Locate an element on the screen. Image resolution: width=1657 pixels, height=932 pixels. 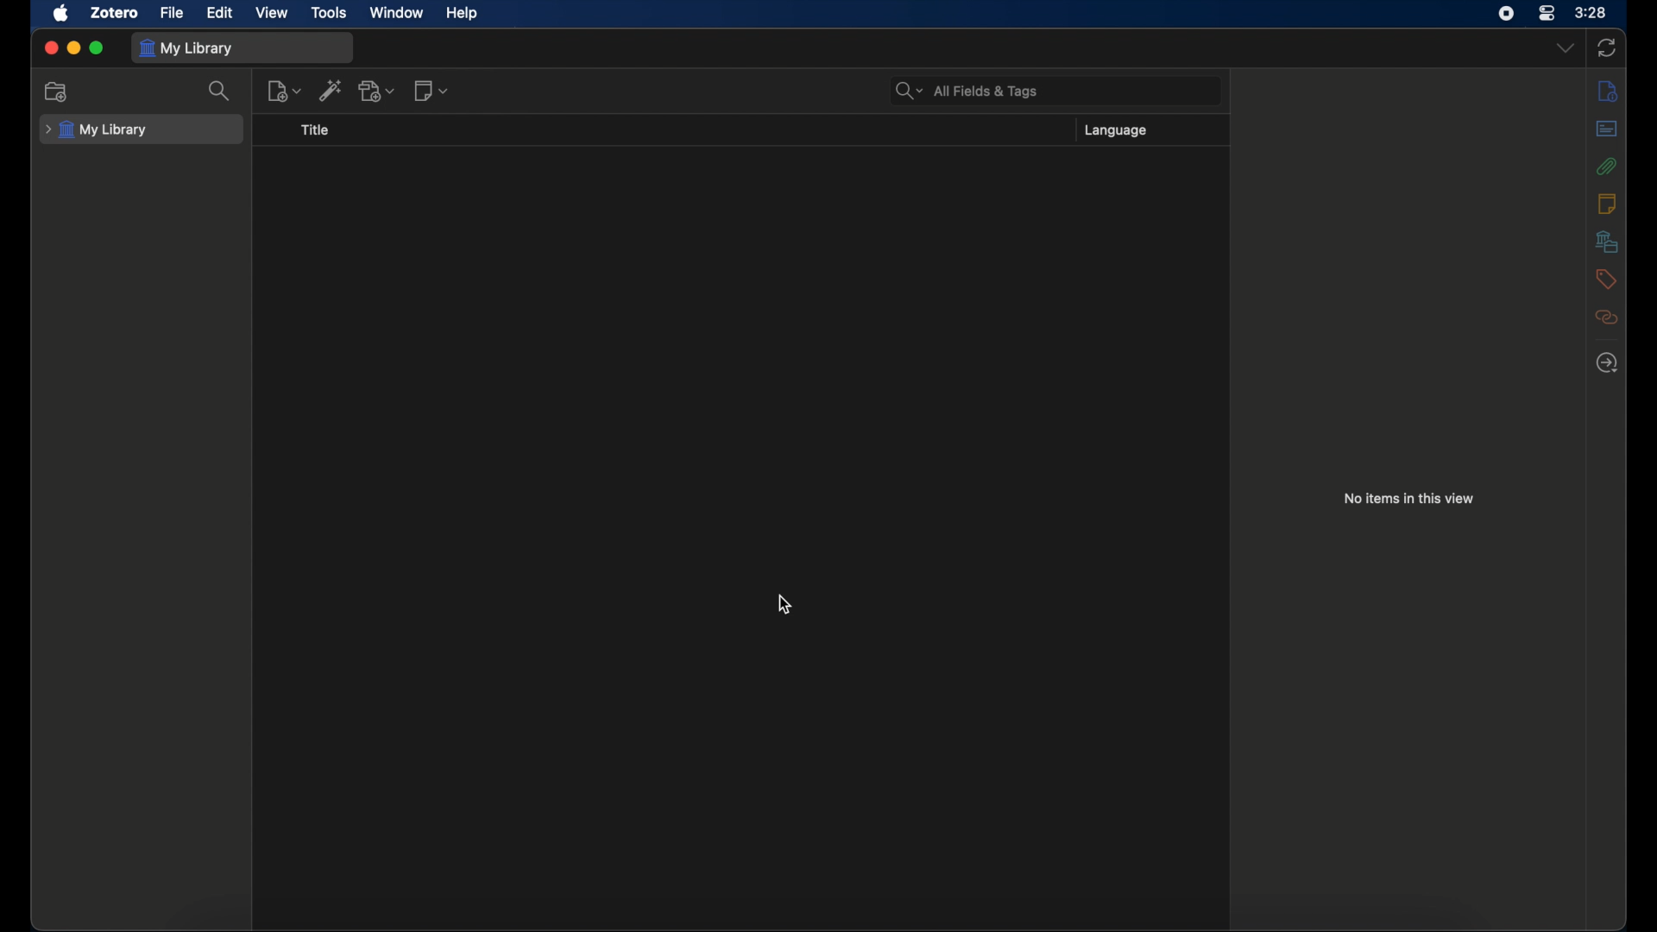
libraries is located at coordinates (1606, 241).